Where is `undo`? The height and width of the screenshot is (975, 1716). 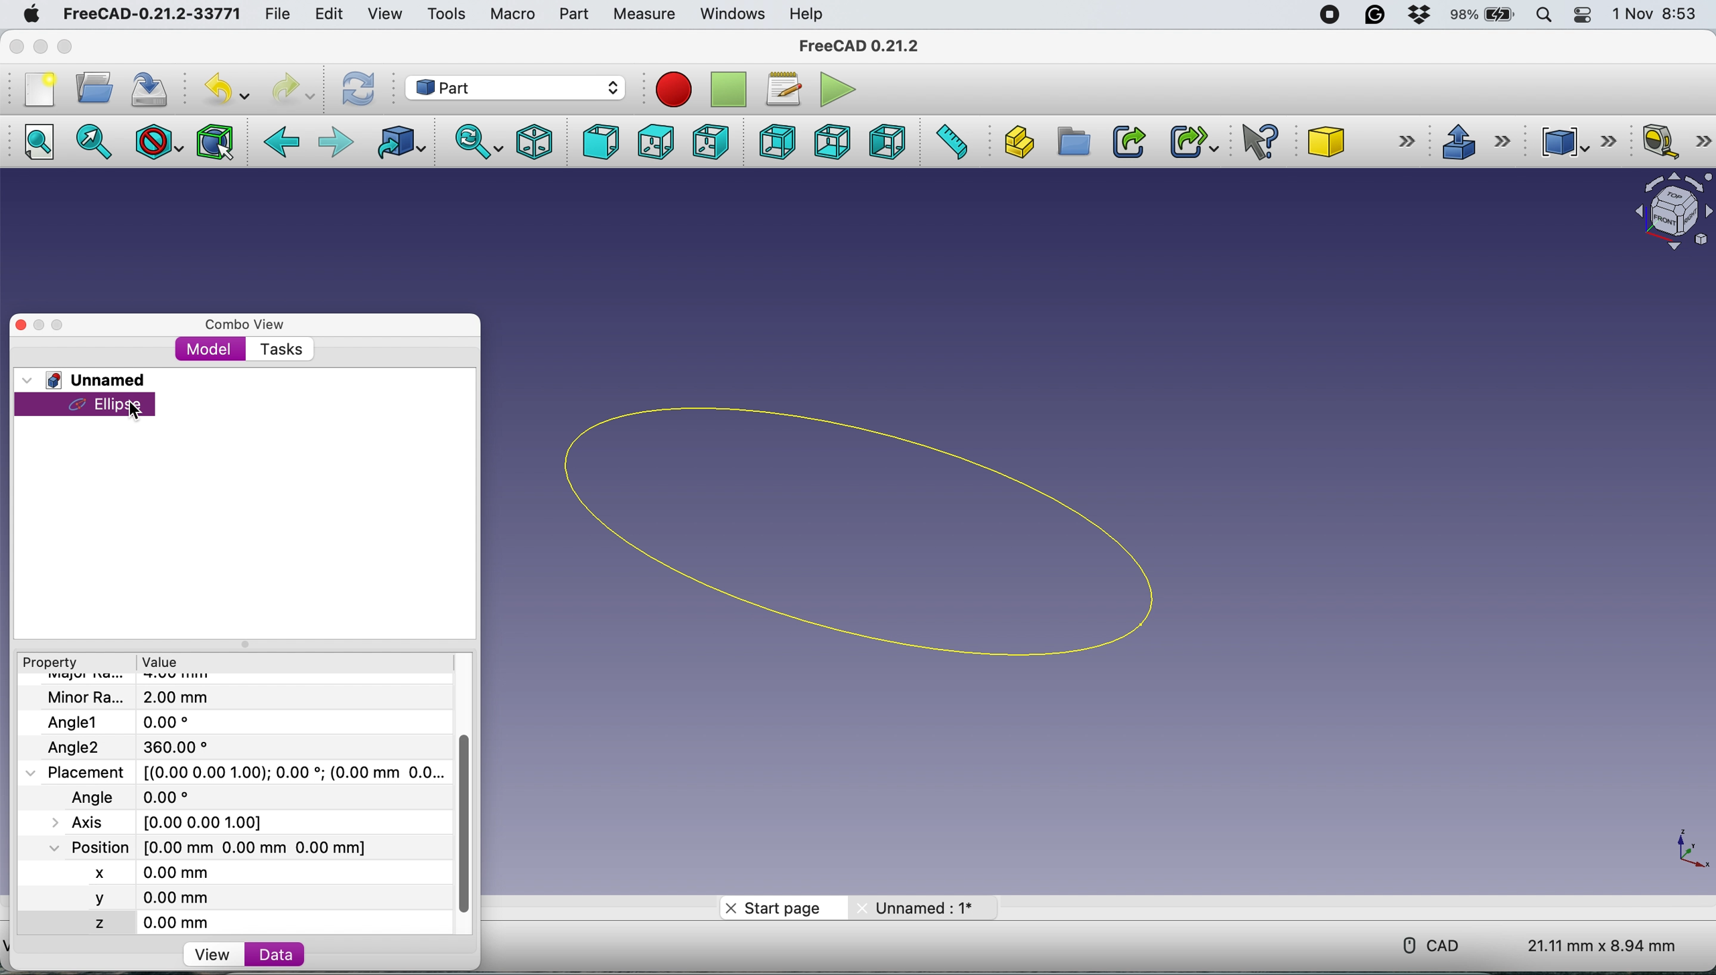 undo is located at coordinates (226, 86).